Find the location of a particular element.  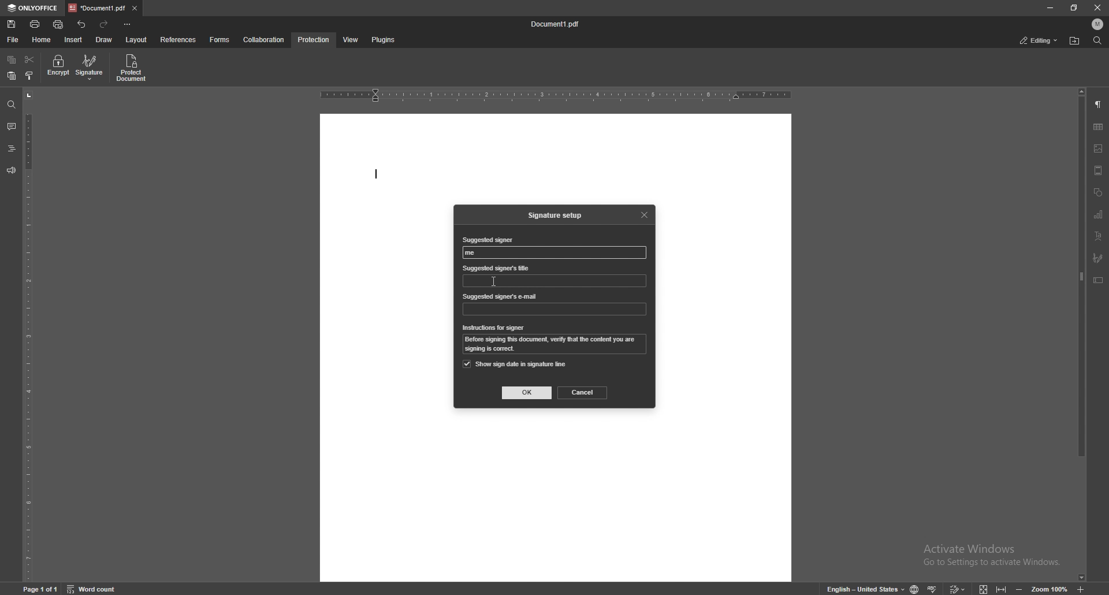

draw is located at coordinates (104, 40).